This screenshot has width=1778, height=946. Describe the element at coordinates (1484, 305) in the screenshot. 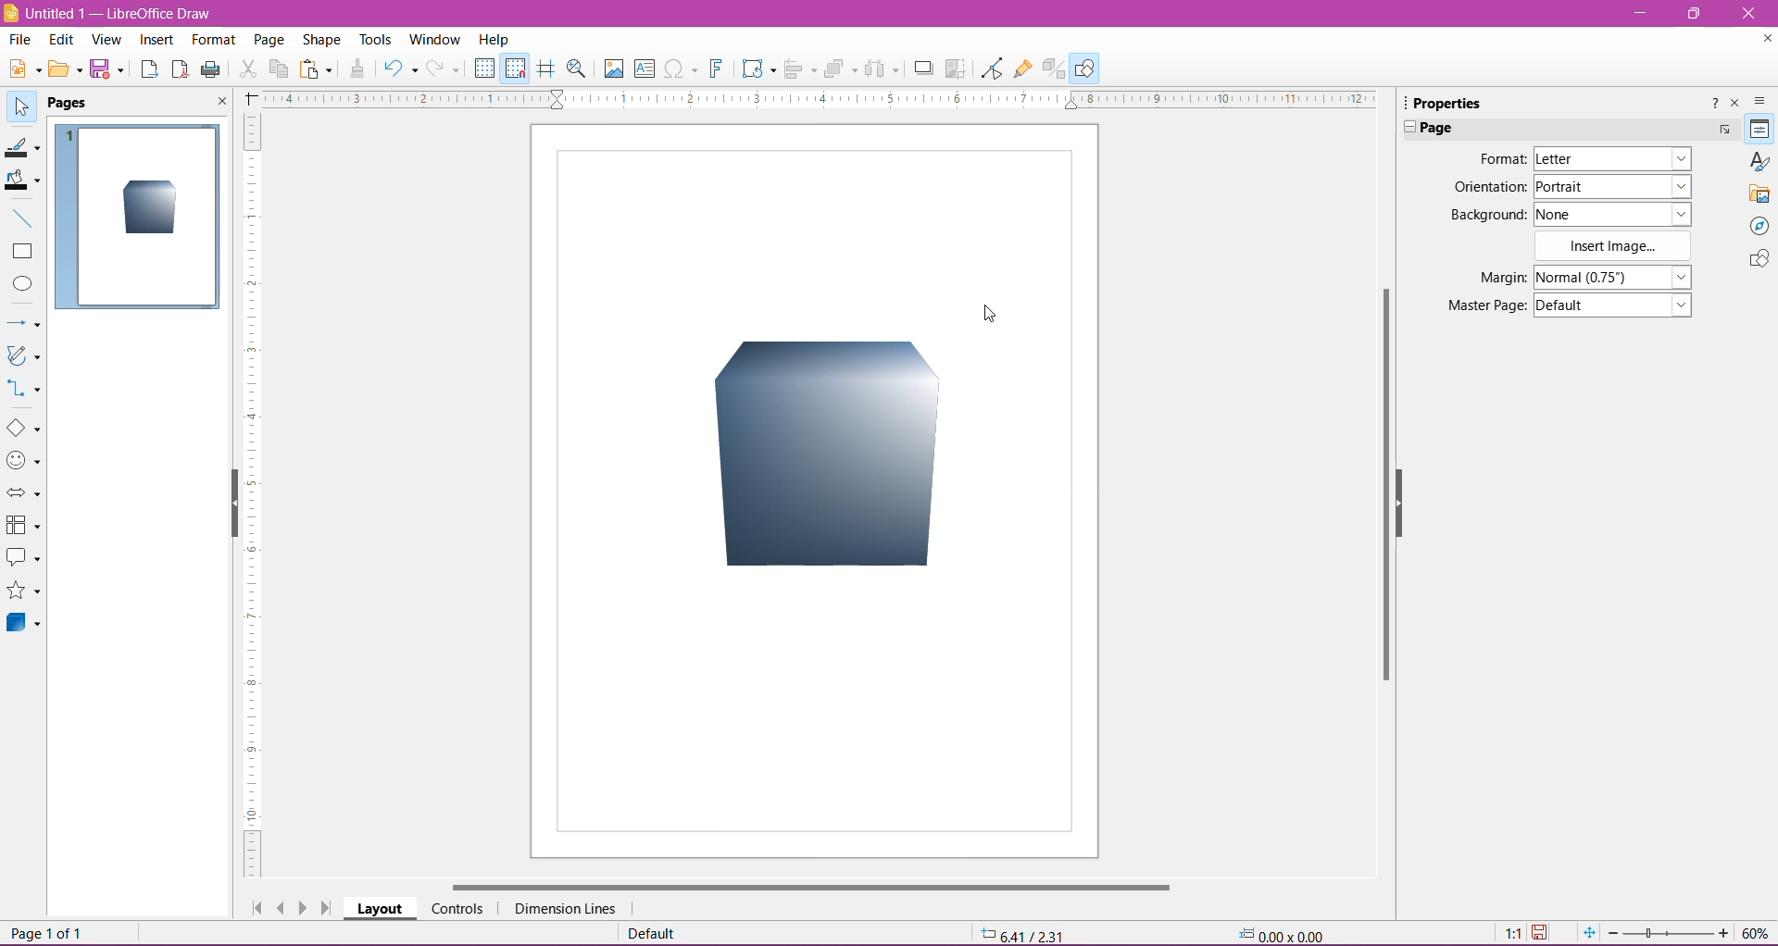

I see `Master Page` at that location.